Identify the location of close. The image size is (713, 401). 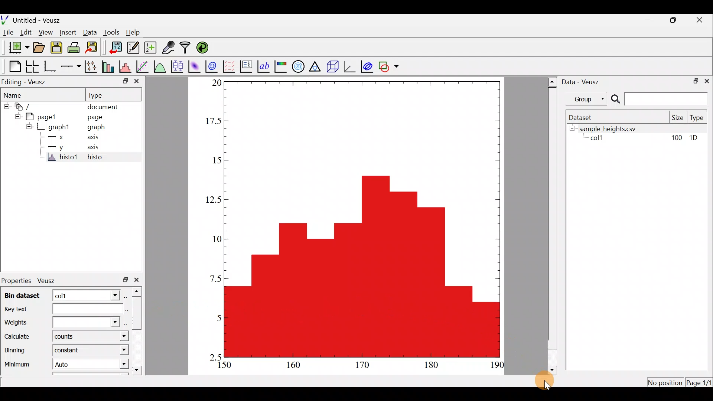
(139, 280).